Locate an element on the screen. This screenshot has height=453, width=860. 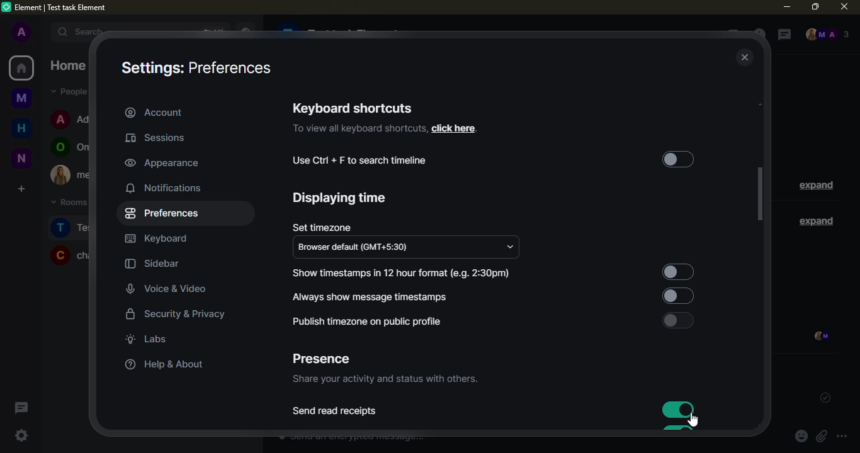
home is located at coordinates (21, 68).